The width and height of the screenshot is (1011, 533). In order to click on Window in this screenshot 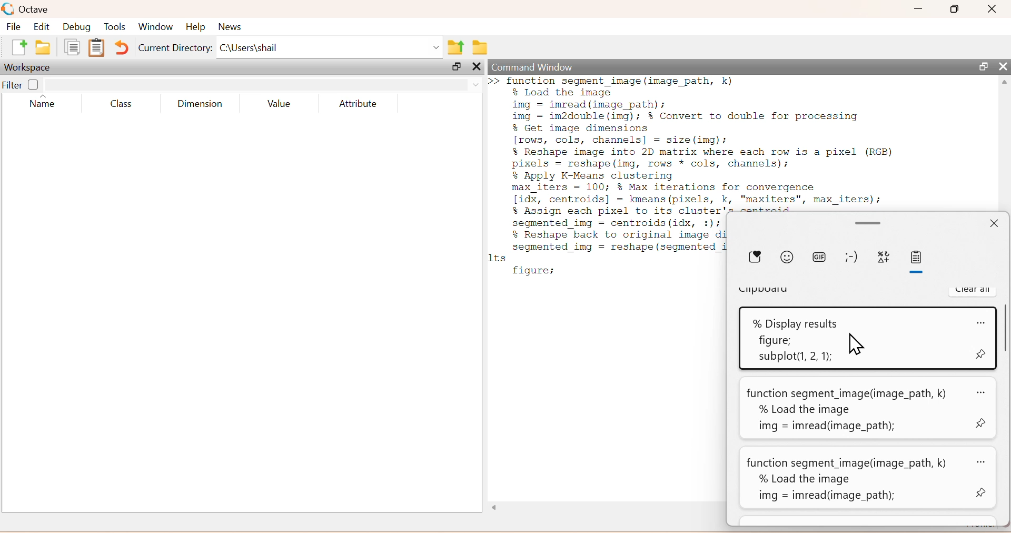, I will do `click(153, 28)`.